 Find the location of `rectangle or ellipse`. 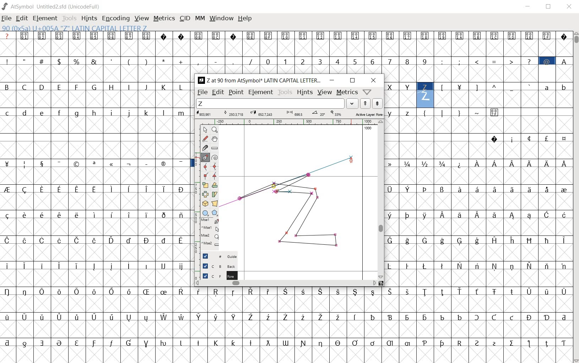

rectangle or ellipse is located at coordinates (205, 213).